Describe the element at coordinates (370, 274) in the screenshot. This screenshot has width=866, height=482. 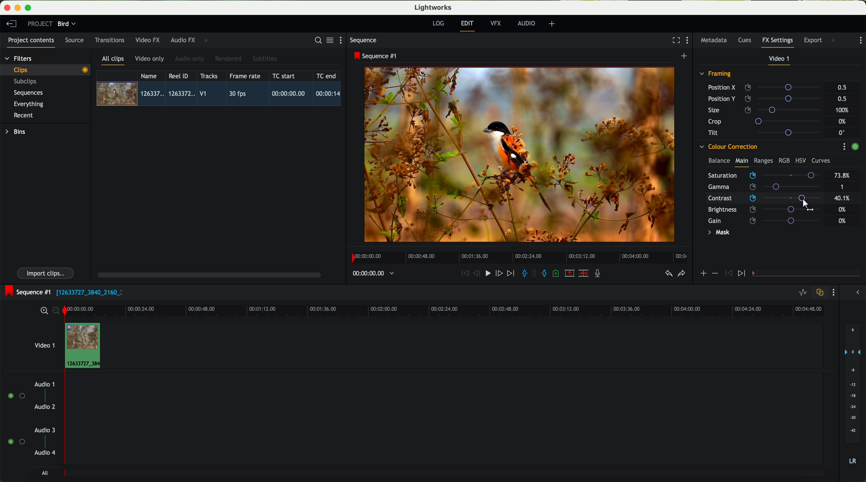
I see `timeline` at that location.